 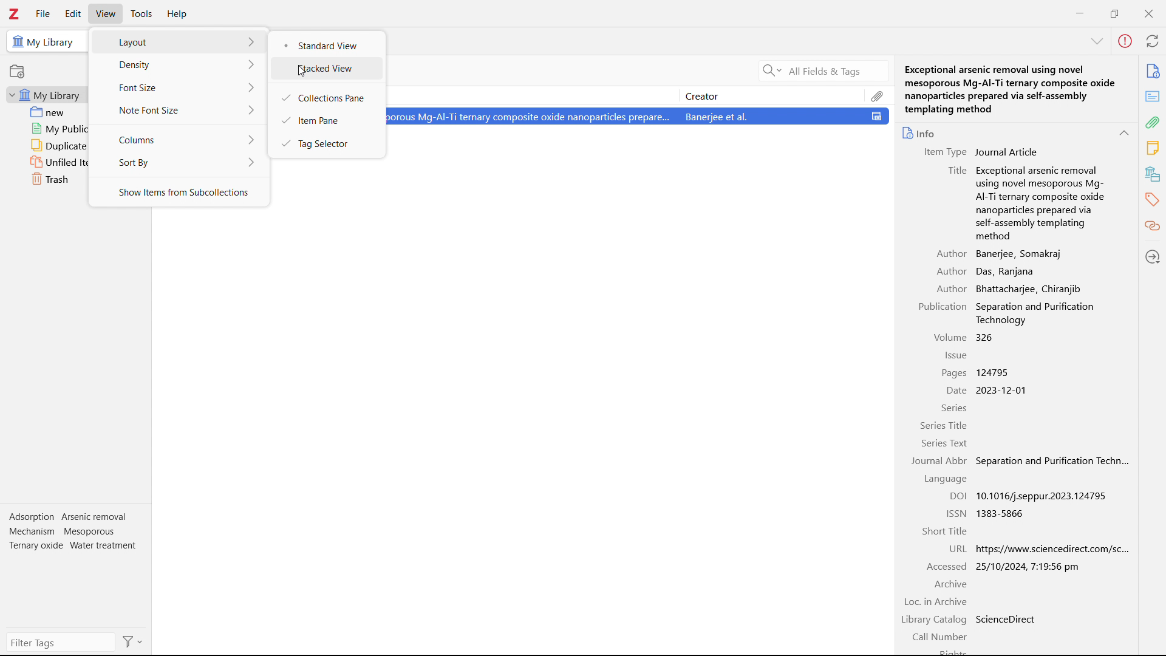 I want to click on Exceptional arsenic removal using novel
mesoporous Mg-Al-Ti ternary composite oxide
nanoparticles prepared via self-assembly
templating method, so click(x=1012, y=88).